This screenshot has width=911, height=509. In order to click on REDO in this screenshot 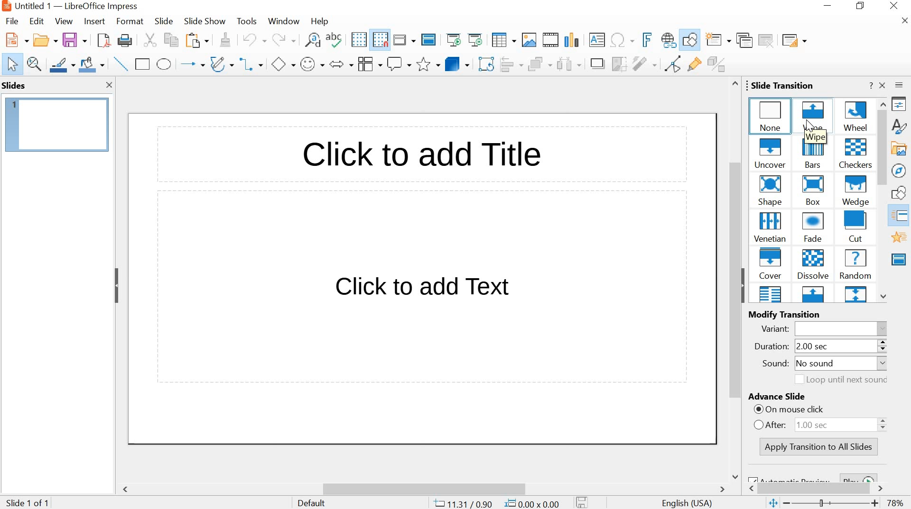, I will do `click(284, 40)`.